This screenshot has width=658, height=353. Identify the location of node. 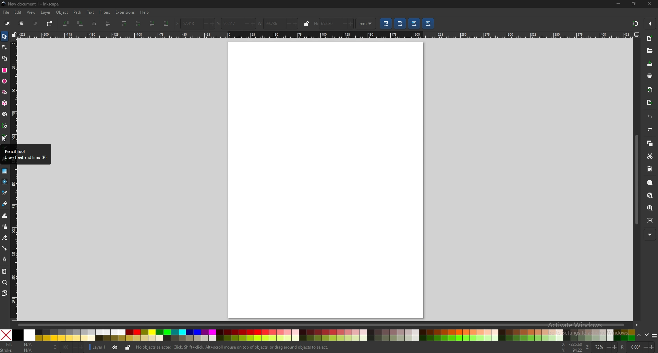
(5, 47).